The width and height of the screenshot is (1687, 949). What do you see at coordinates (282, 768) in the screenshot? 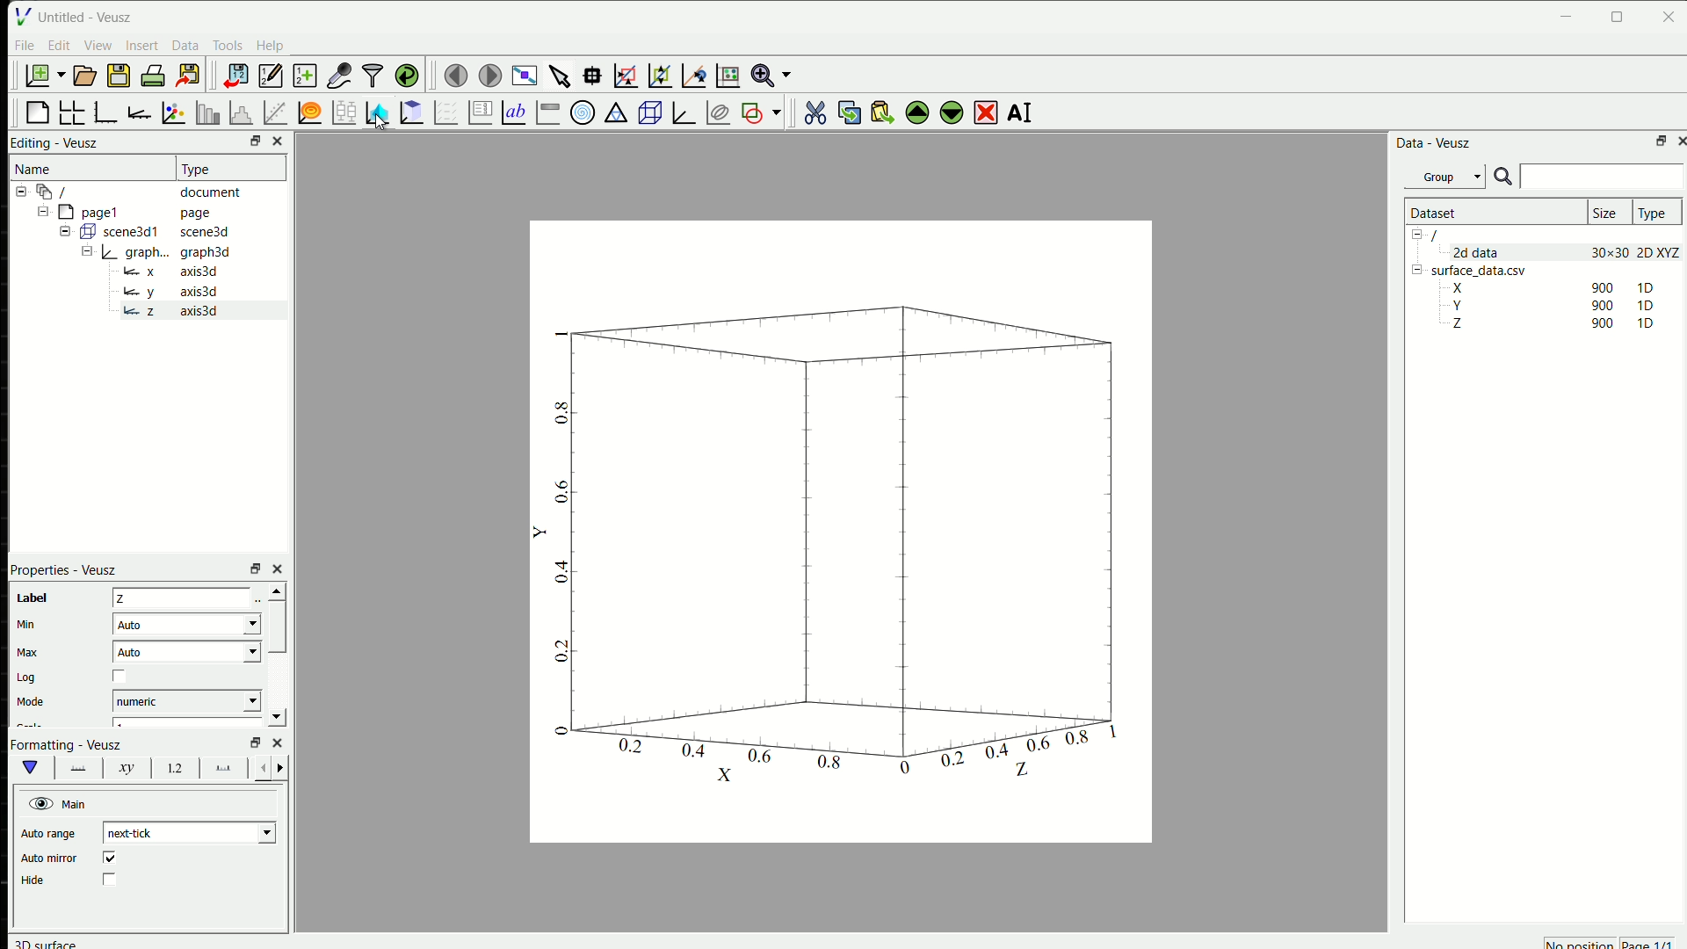
I see `error bar line` at bounding box center [282, 768].